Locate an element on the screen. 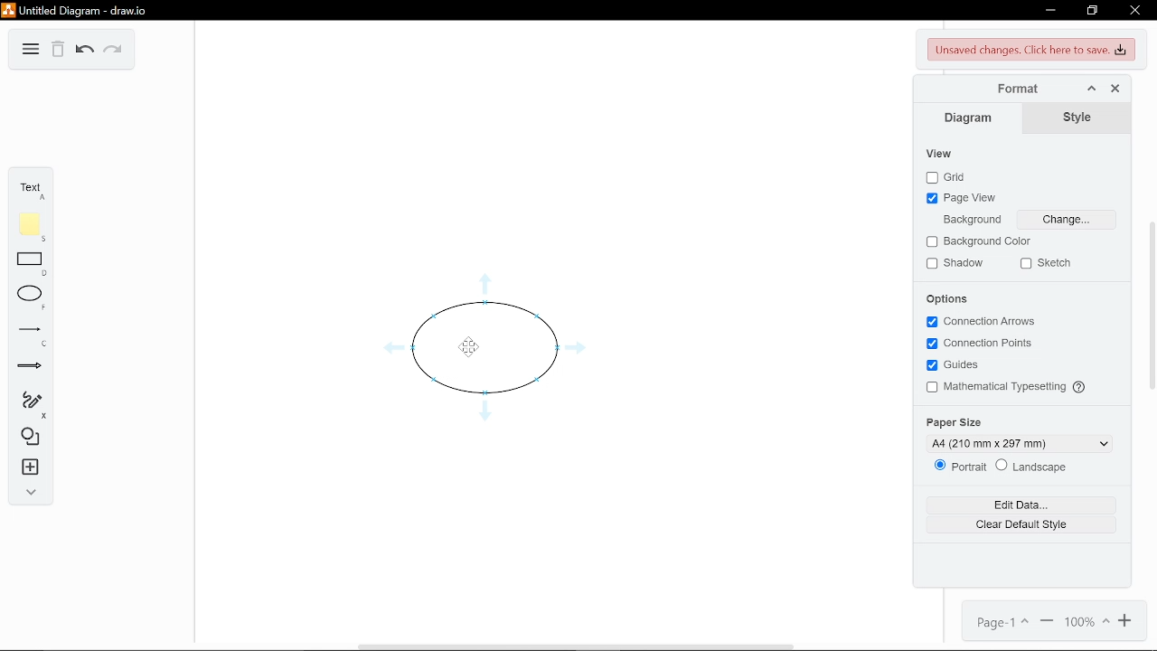  Add text is located at coordinates (31, 187).